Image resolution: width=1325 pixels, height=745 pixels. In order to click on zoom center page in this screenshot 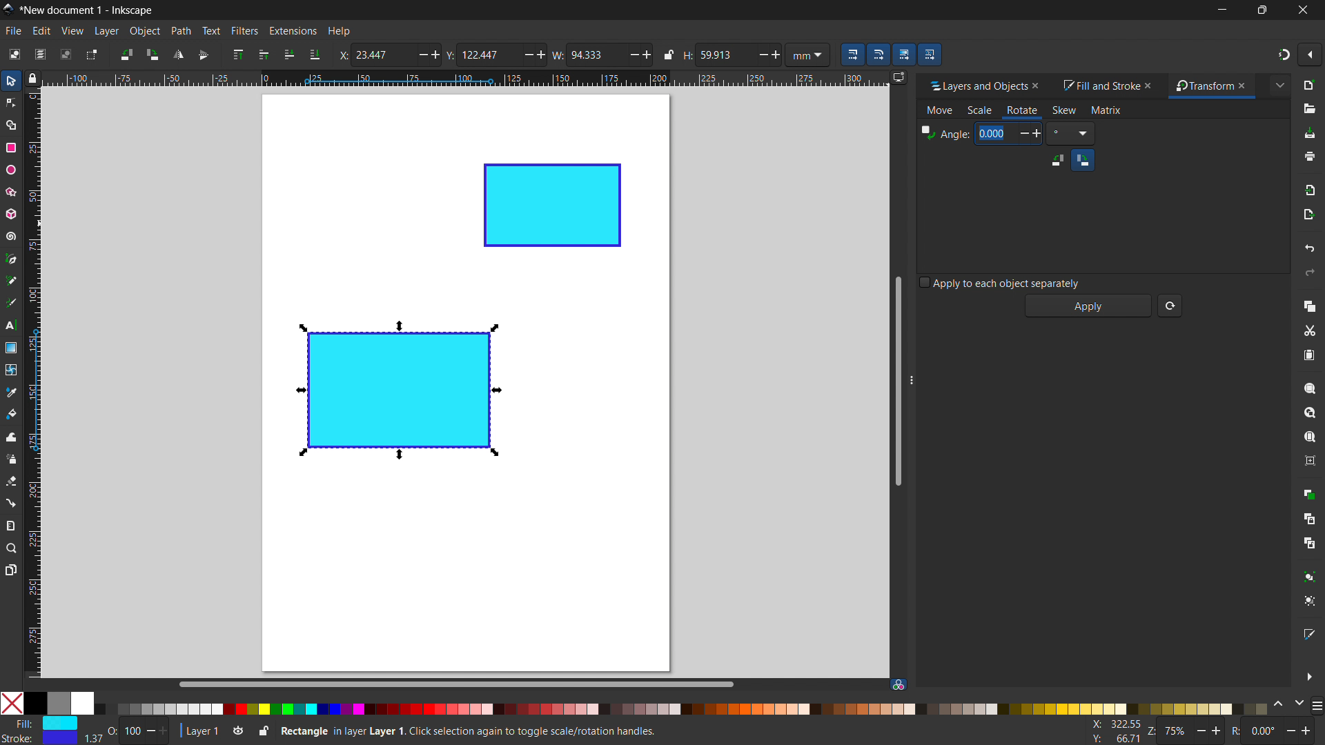, I will do `click(1310, 461)`.